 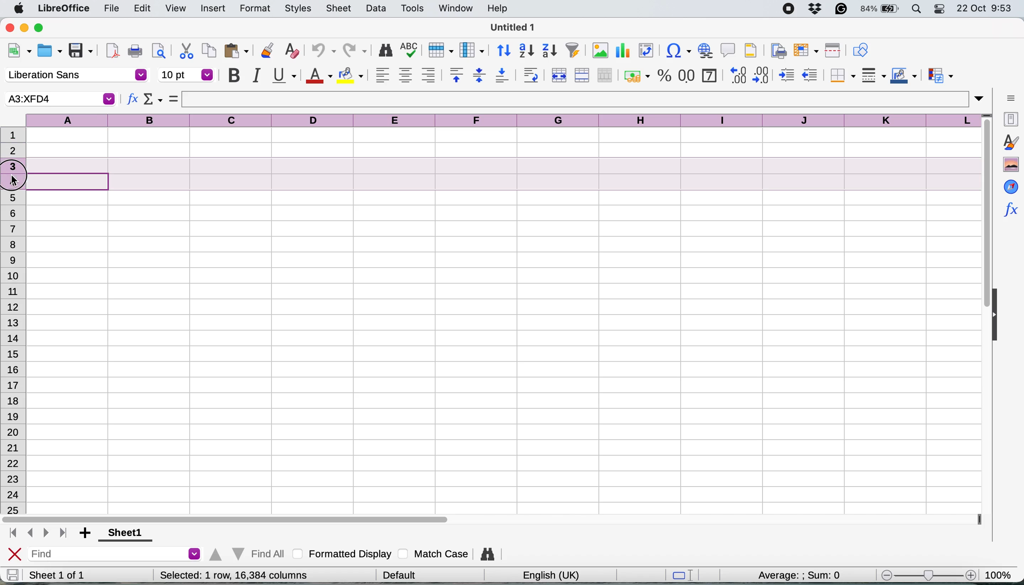 What do you see at coordinates (117, 555) in the screenshot?
I see `find` at bounding box center [117, 555].